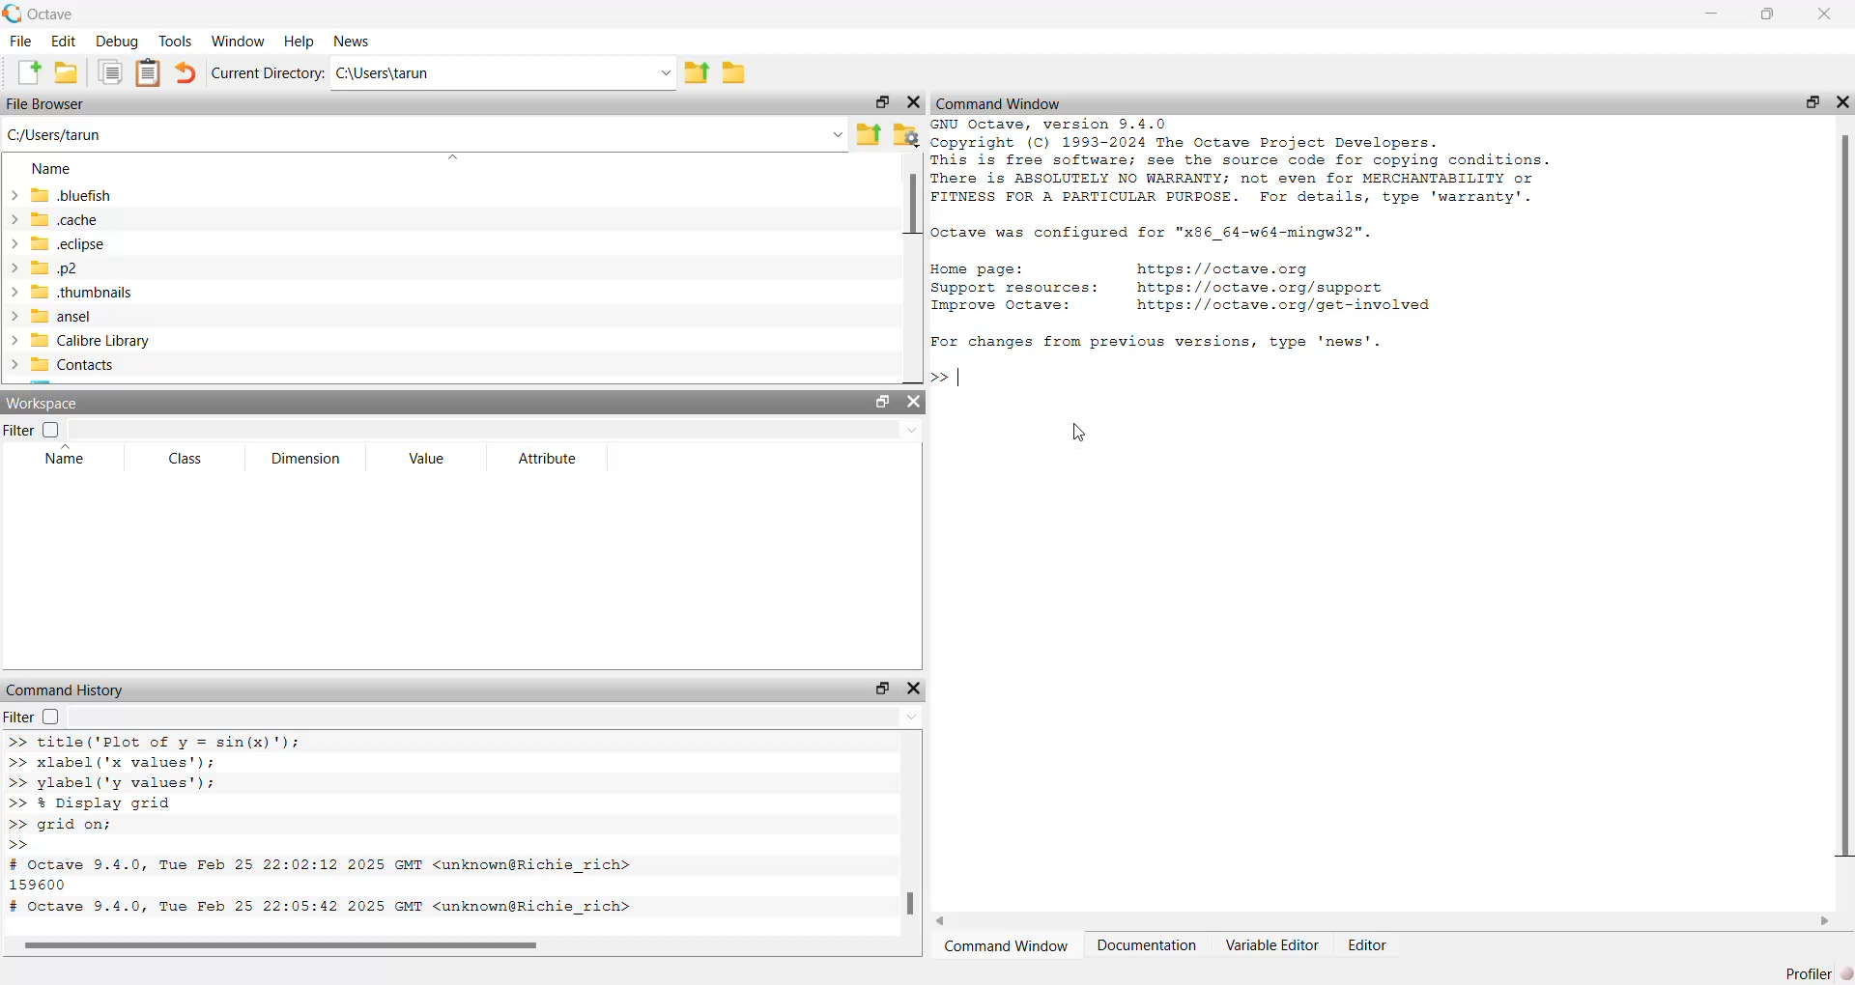 The image size is (1855, 985). I want to click on ansel, so click(50, 317).